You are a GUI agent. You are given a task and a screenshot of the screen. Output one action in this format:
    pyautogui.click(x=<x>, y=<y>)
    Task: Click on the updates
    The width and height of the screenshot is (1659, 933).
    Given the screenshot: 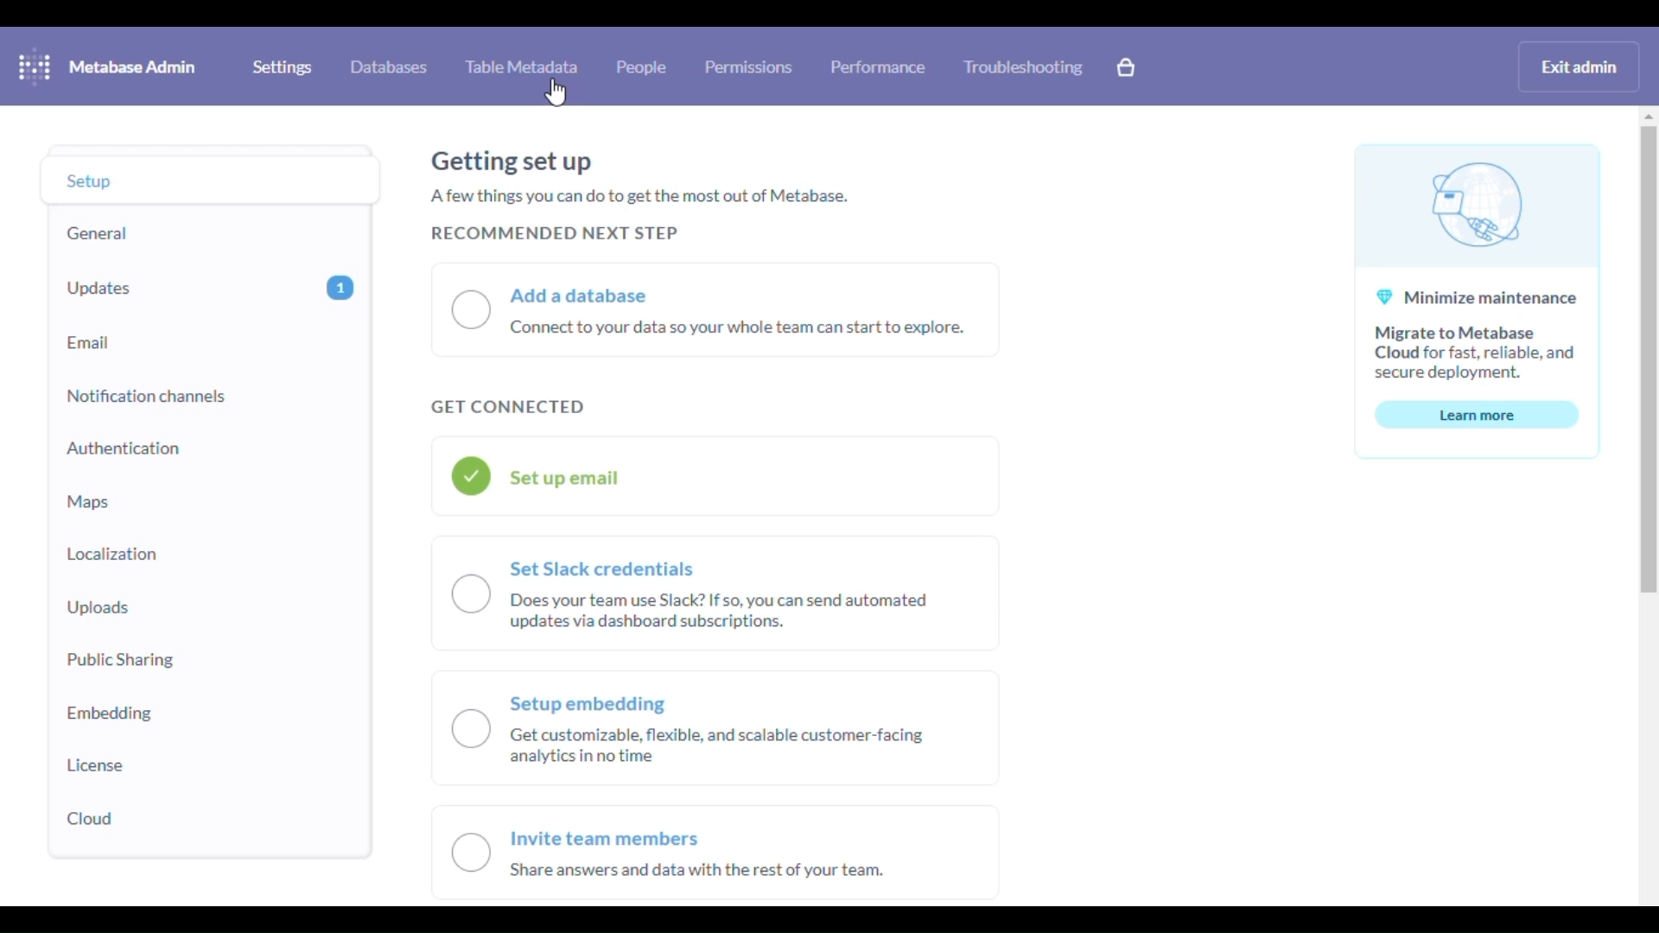 What is the action you would take?
    pyautogui.click(x=102, y=289)
    